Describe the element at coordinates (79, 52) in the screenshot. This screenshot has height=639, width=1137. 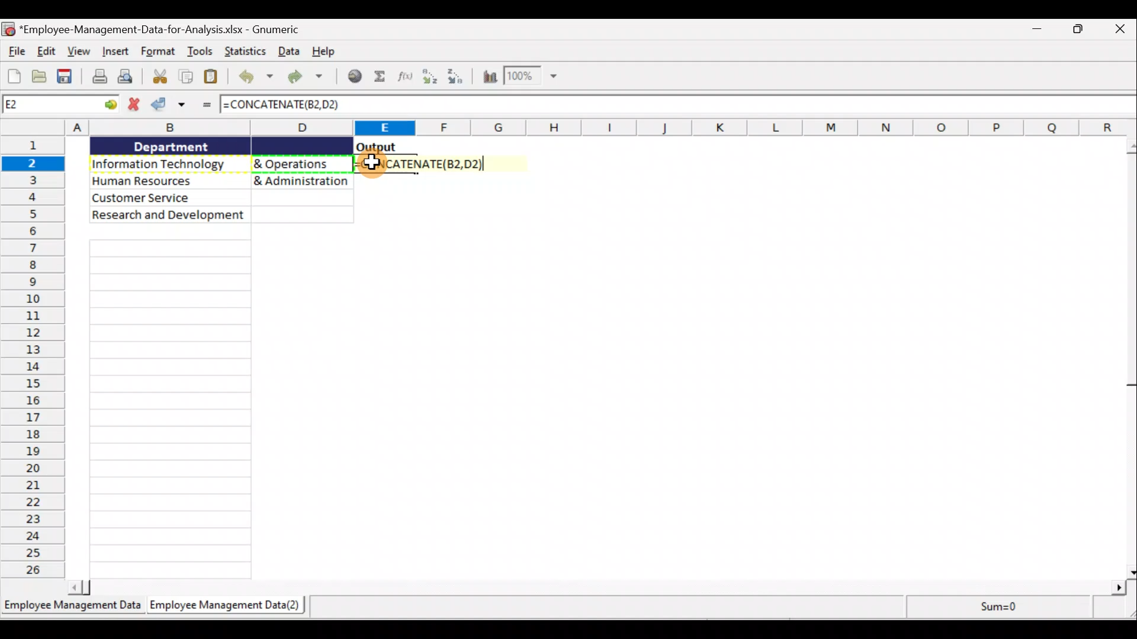
I see `View` at that location.